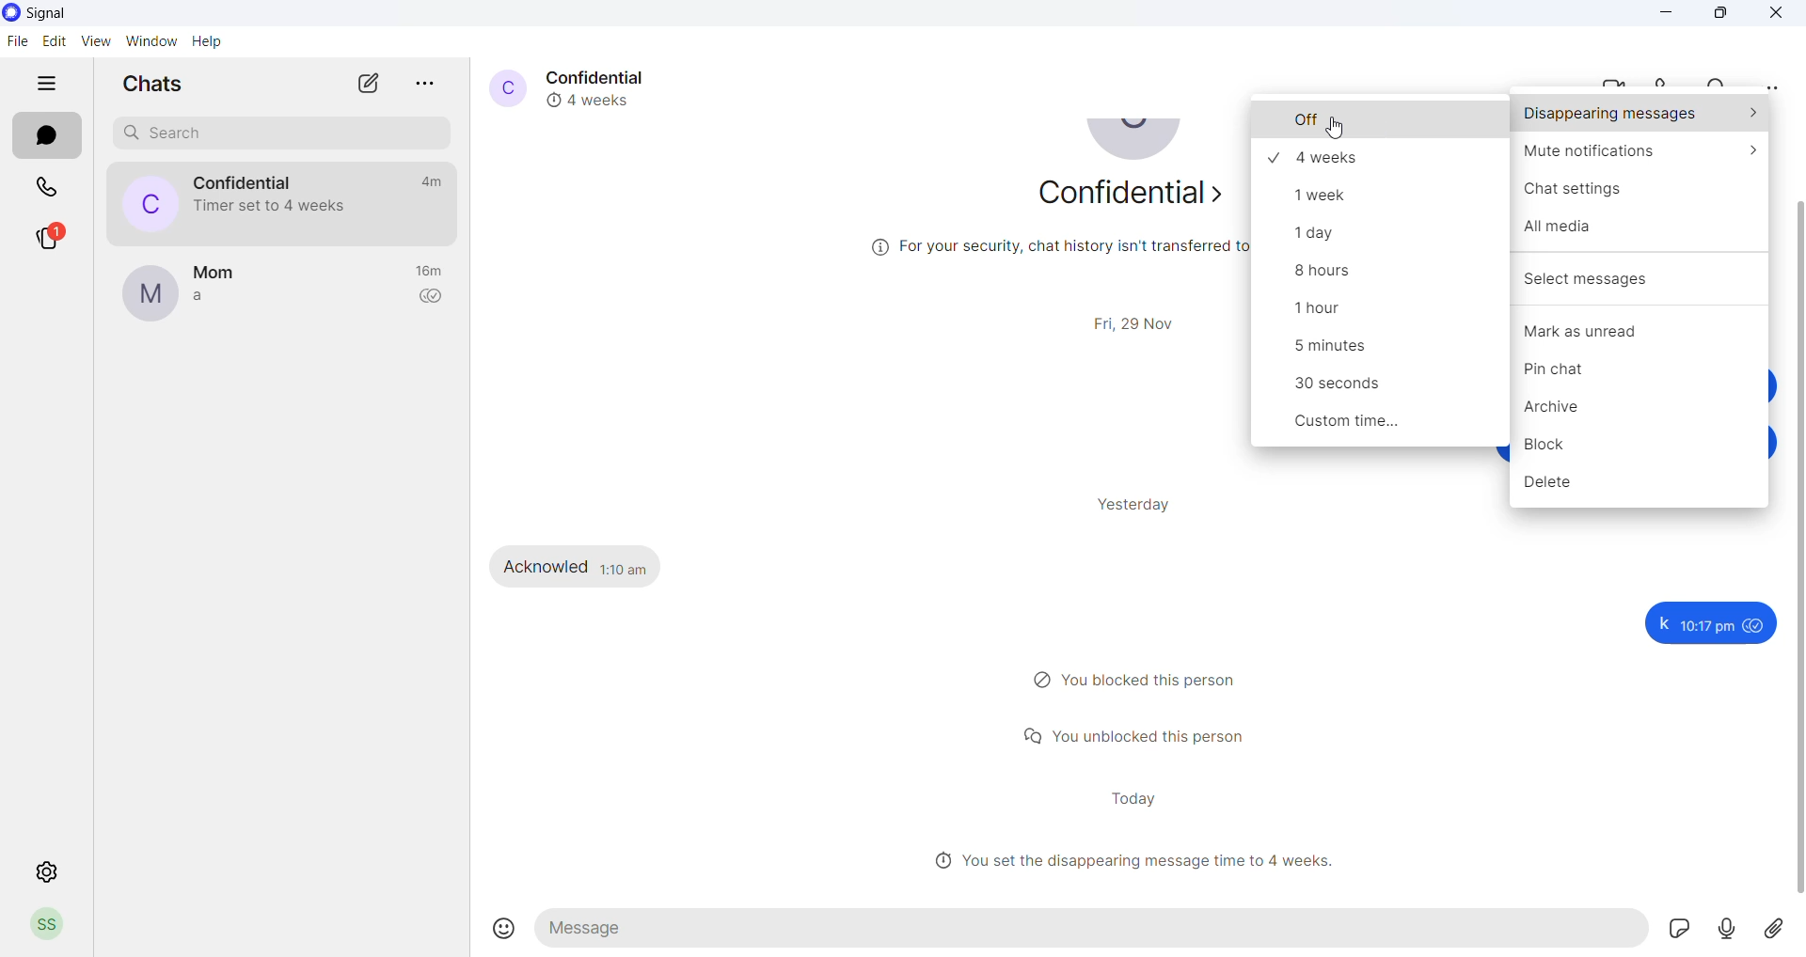 This screenshot has height=957, width=1806. I want to click on stories, so click(49, 237).